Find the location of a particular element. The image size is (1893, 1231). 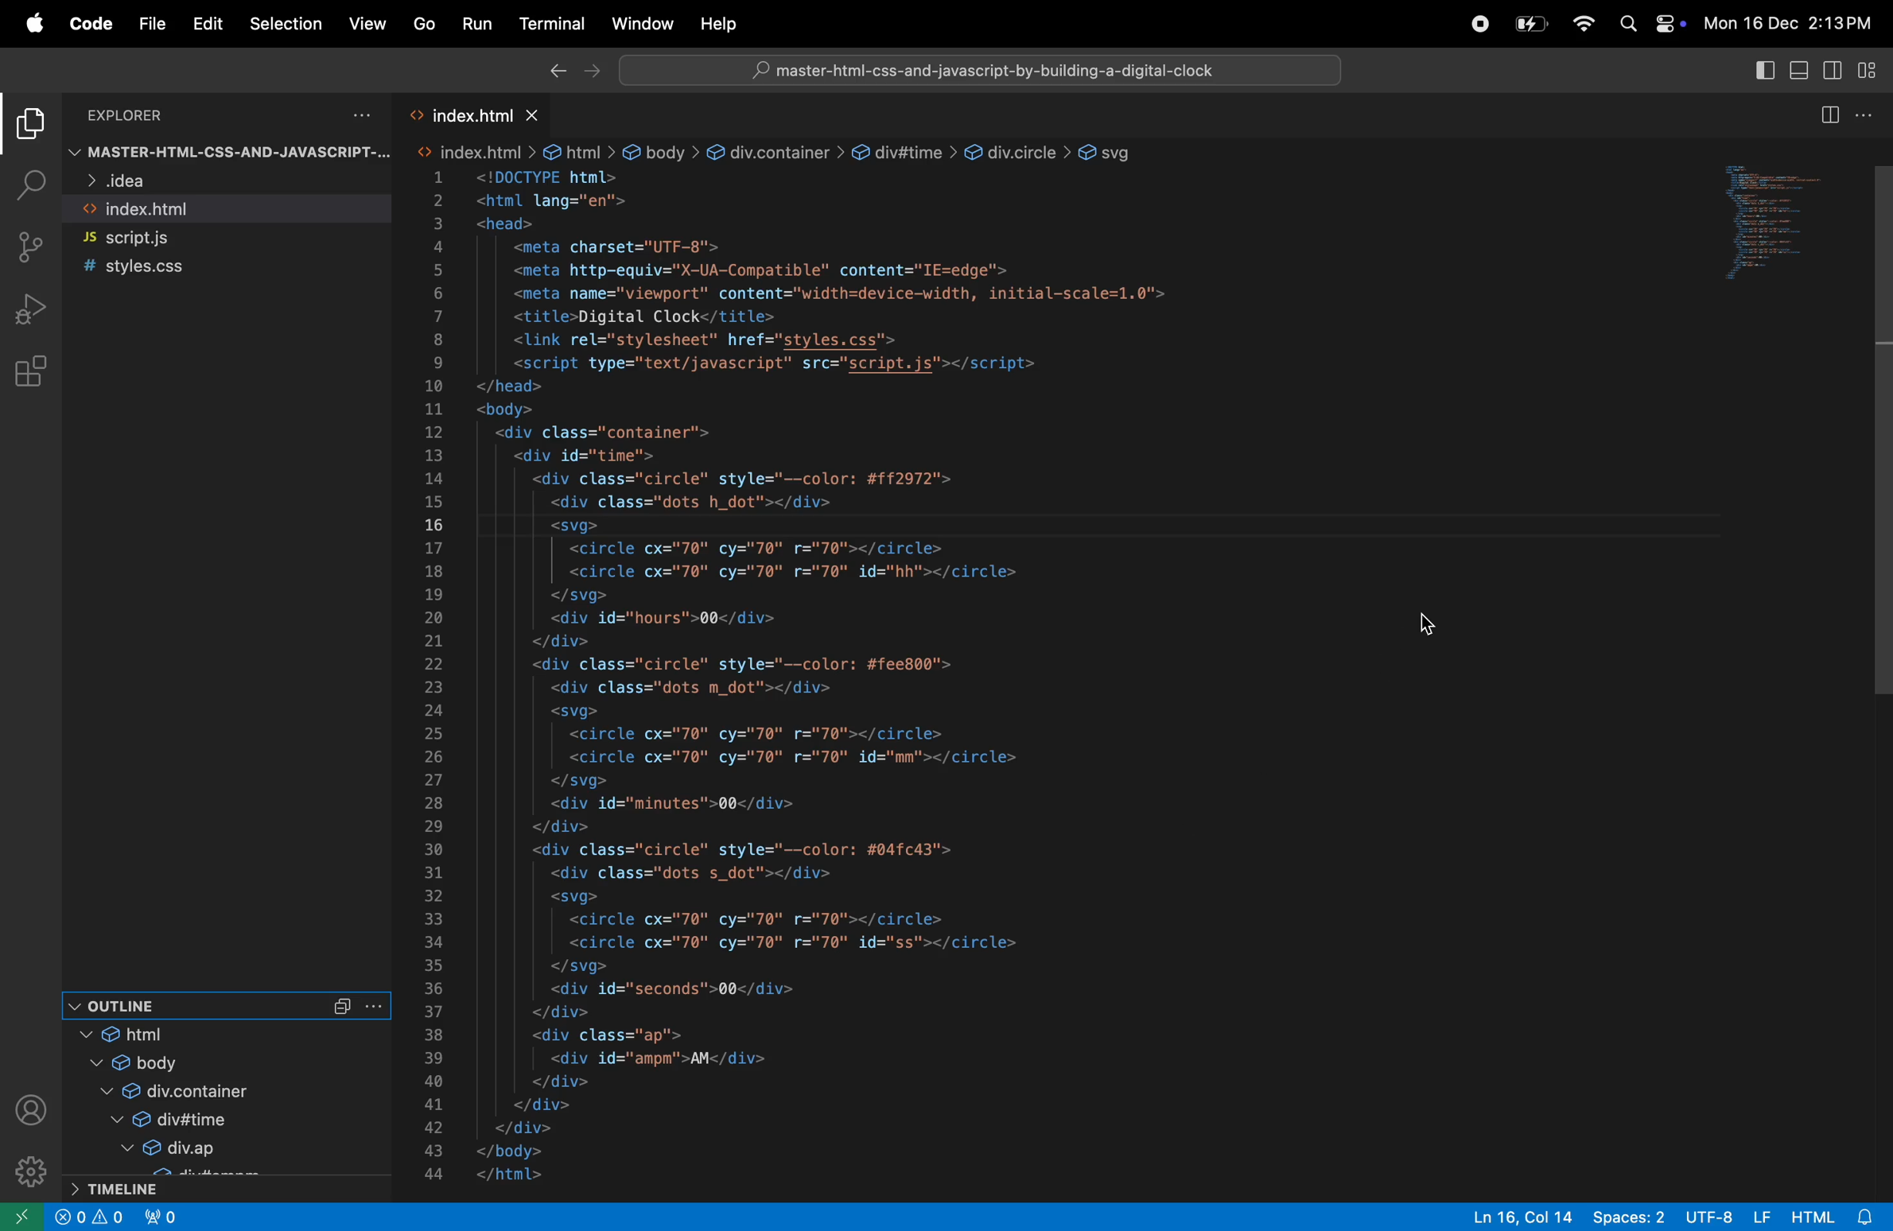

settings is located at coordinates (29, 1171).